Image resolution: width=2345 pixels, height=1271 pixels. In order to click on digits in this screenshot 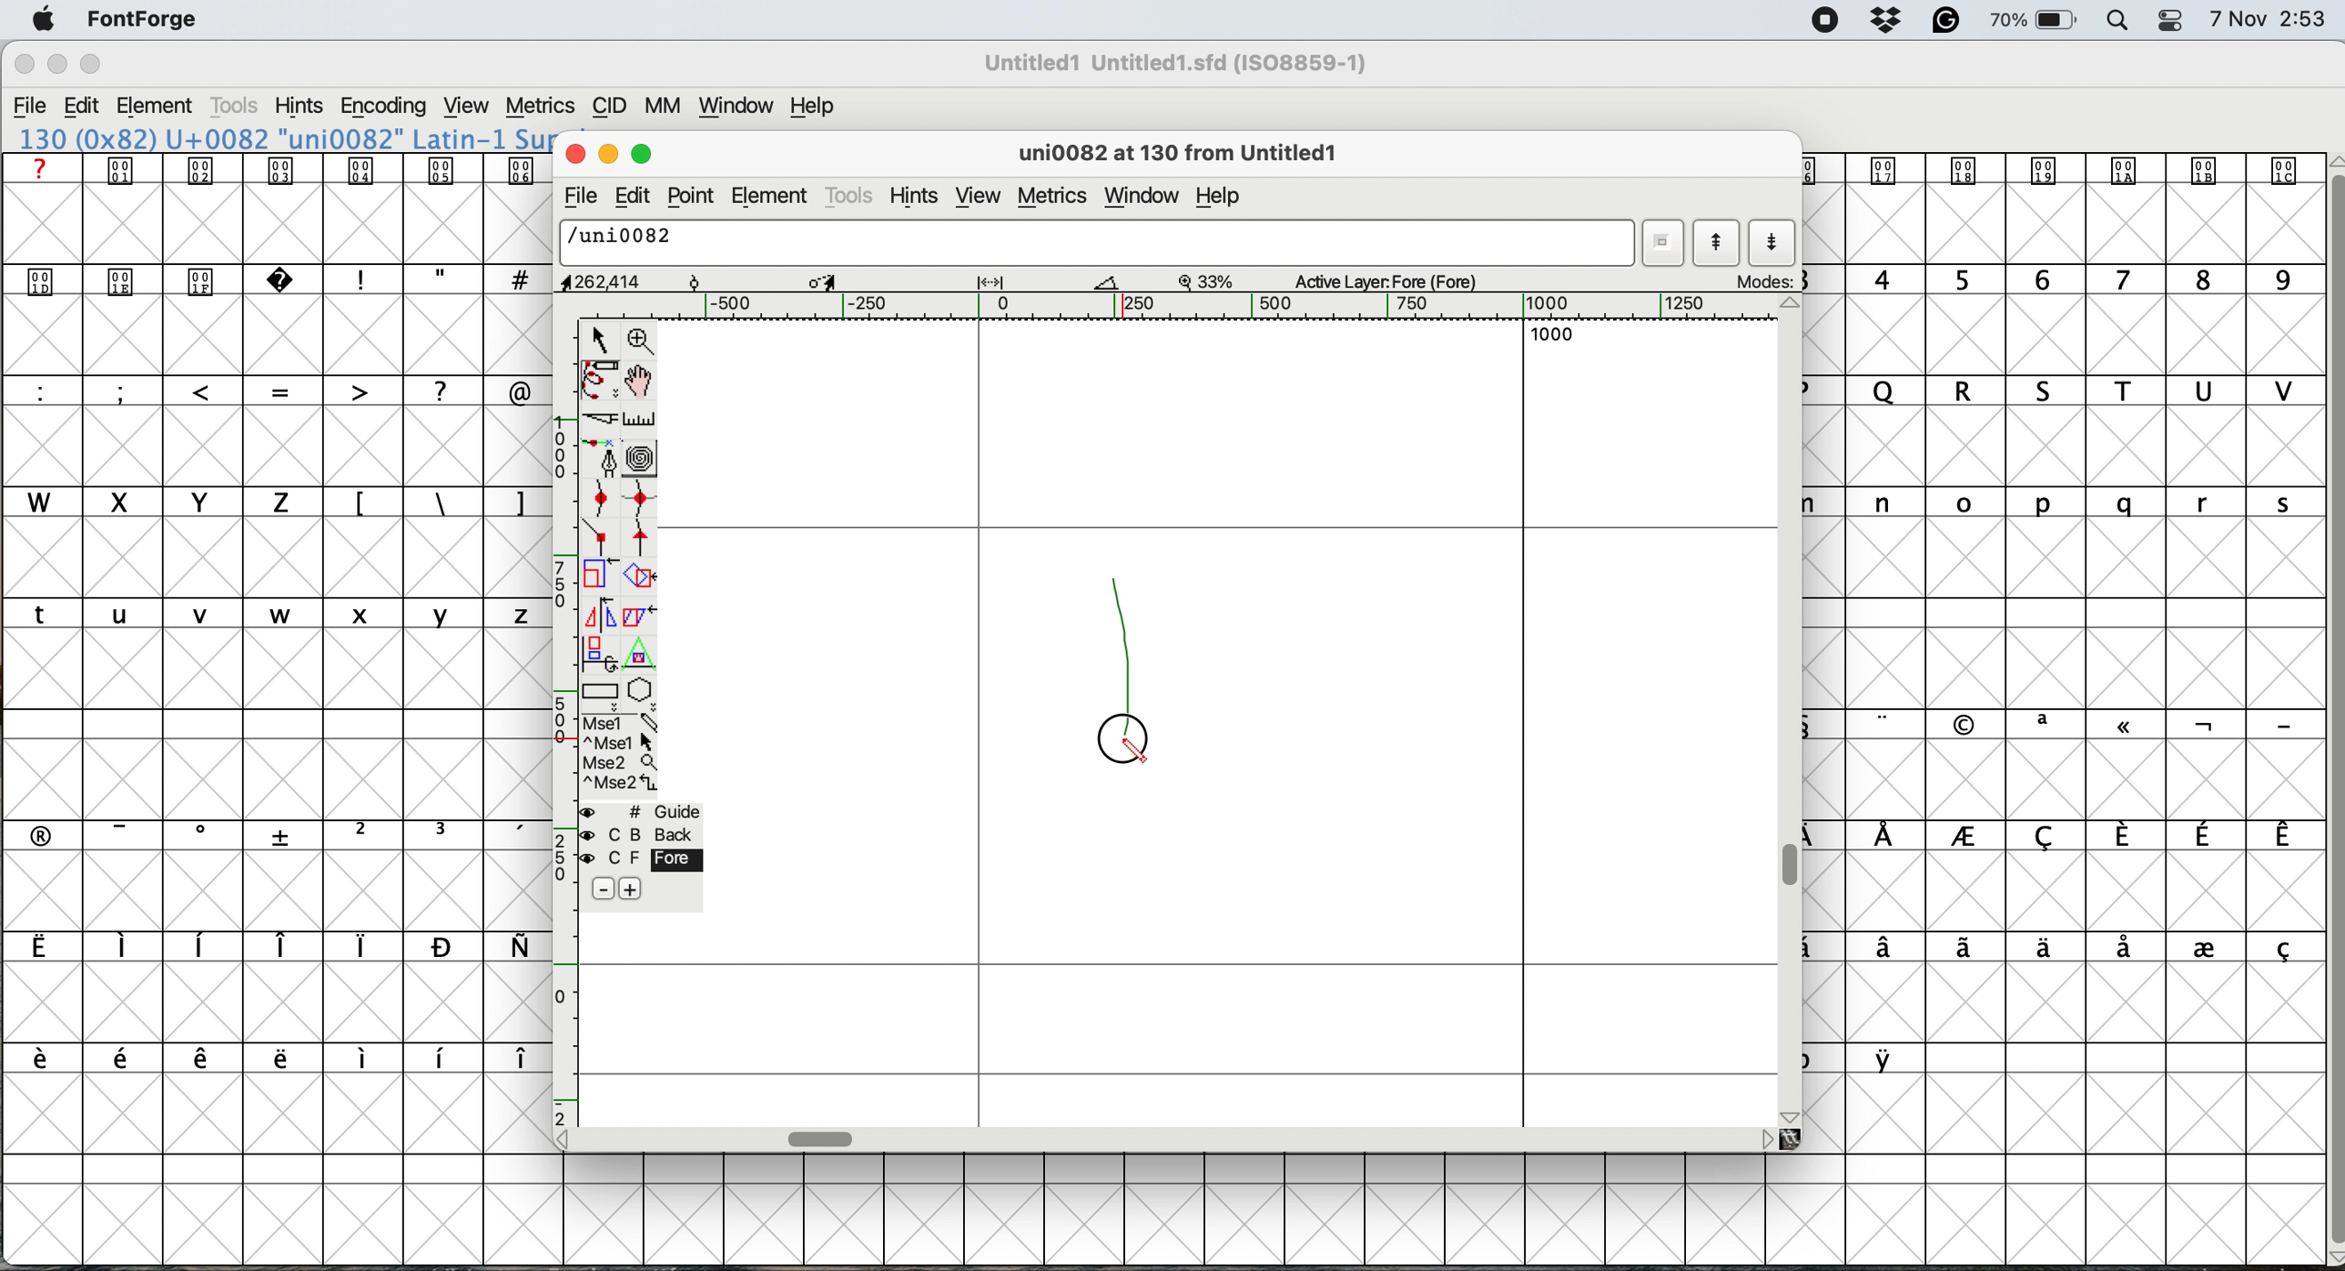, I will do `click(2057, 281)`.